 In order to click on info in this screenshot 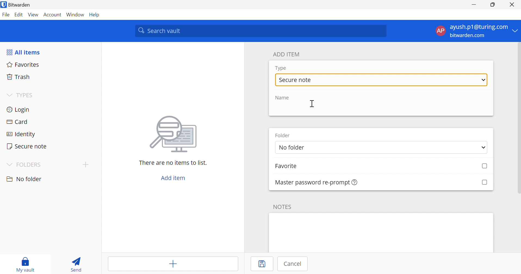, I will do `click(355, 182)`.